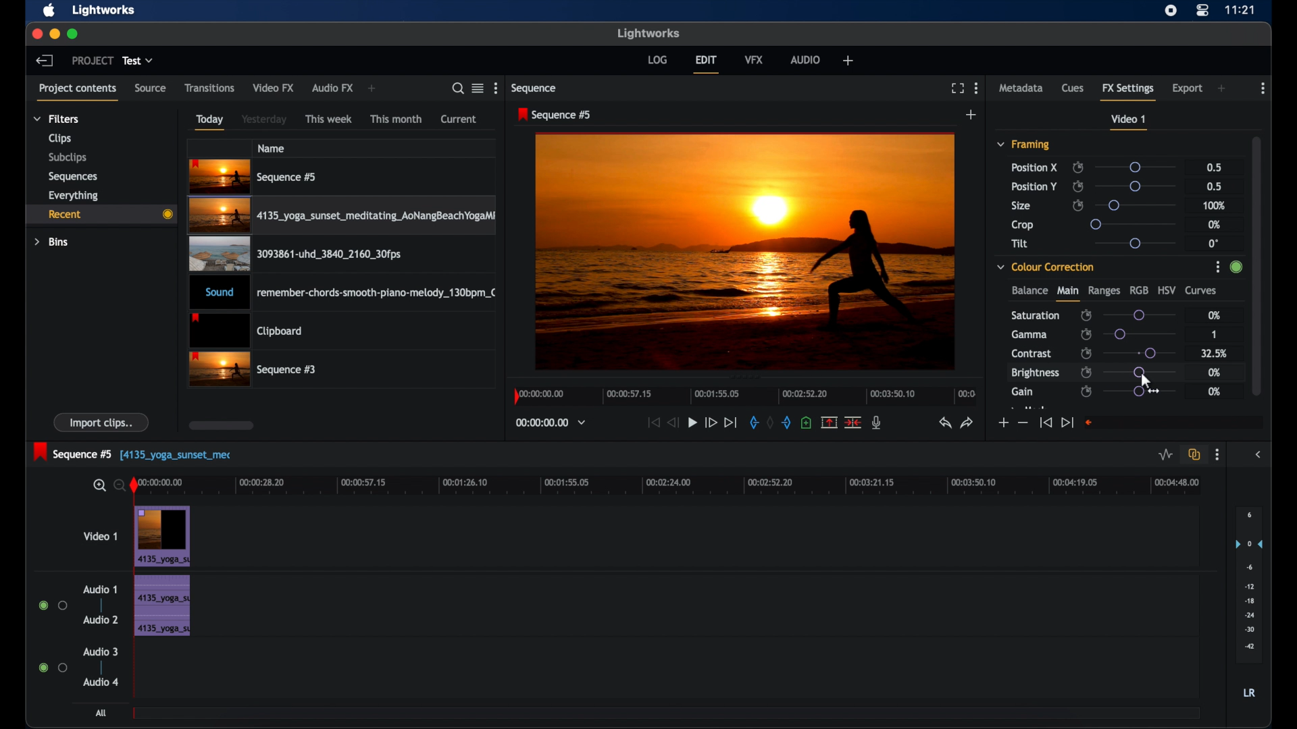  Describe the element at coordinates (1240, 9) in the screenshot. I see `time` at that location.